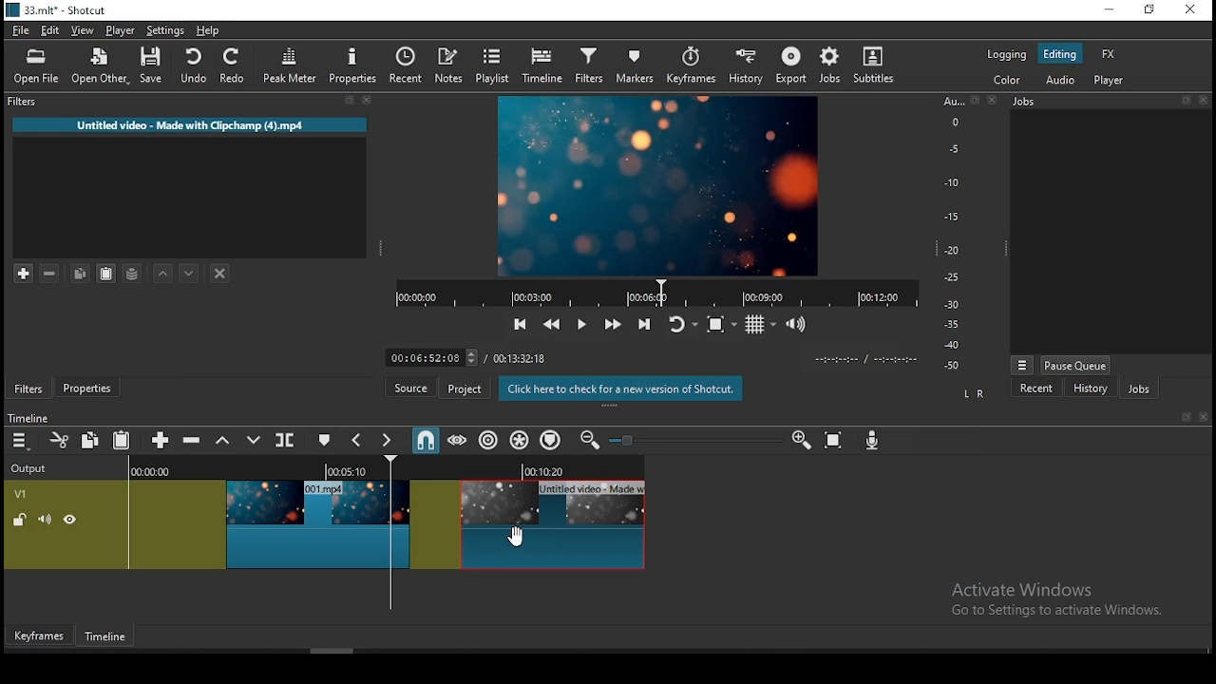  What do you see at coordinates (789, 66) in the screenshot?
I see `export` at bounding box center [789, 66].